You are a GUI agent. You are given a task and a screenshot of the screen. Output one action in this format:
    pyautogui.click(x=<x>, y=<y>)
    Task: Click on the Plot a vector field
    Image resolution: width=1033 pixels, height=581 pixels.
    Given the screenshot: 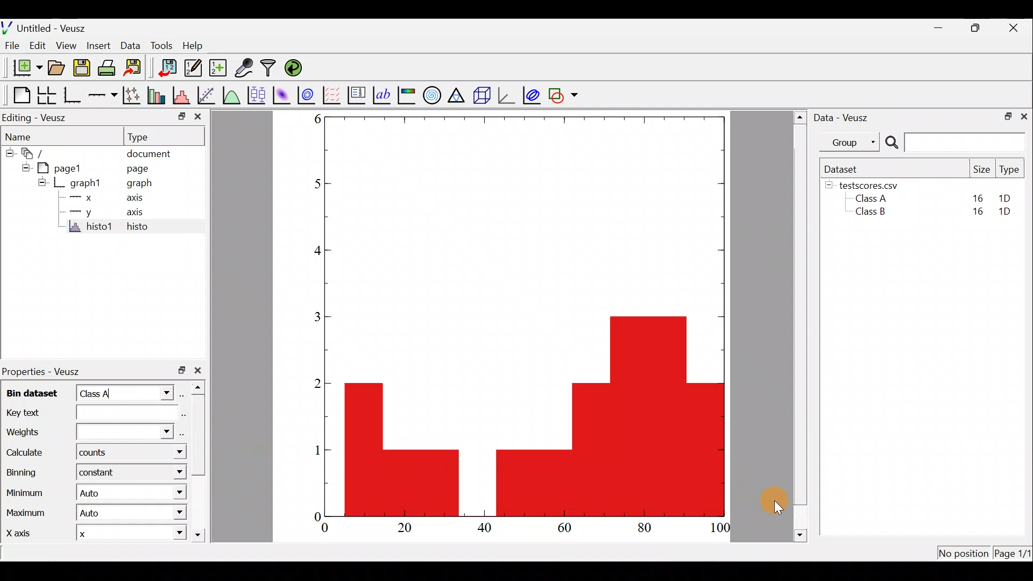 What is the action you would take?
    pyautogui.click(x=334, y=95)
    